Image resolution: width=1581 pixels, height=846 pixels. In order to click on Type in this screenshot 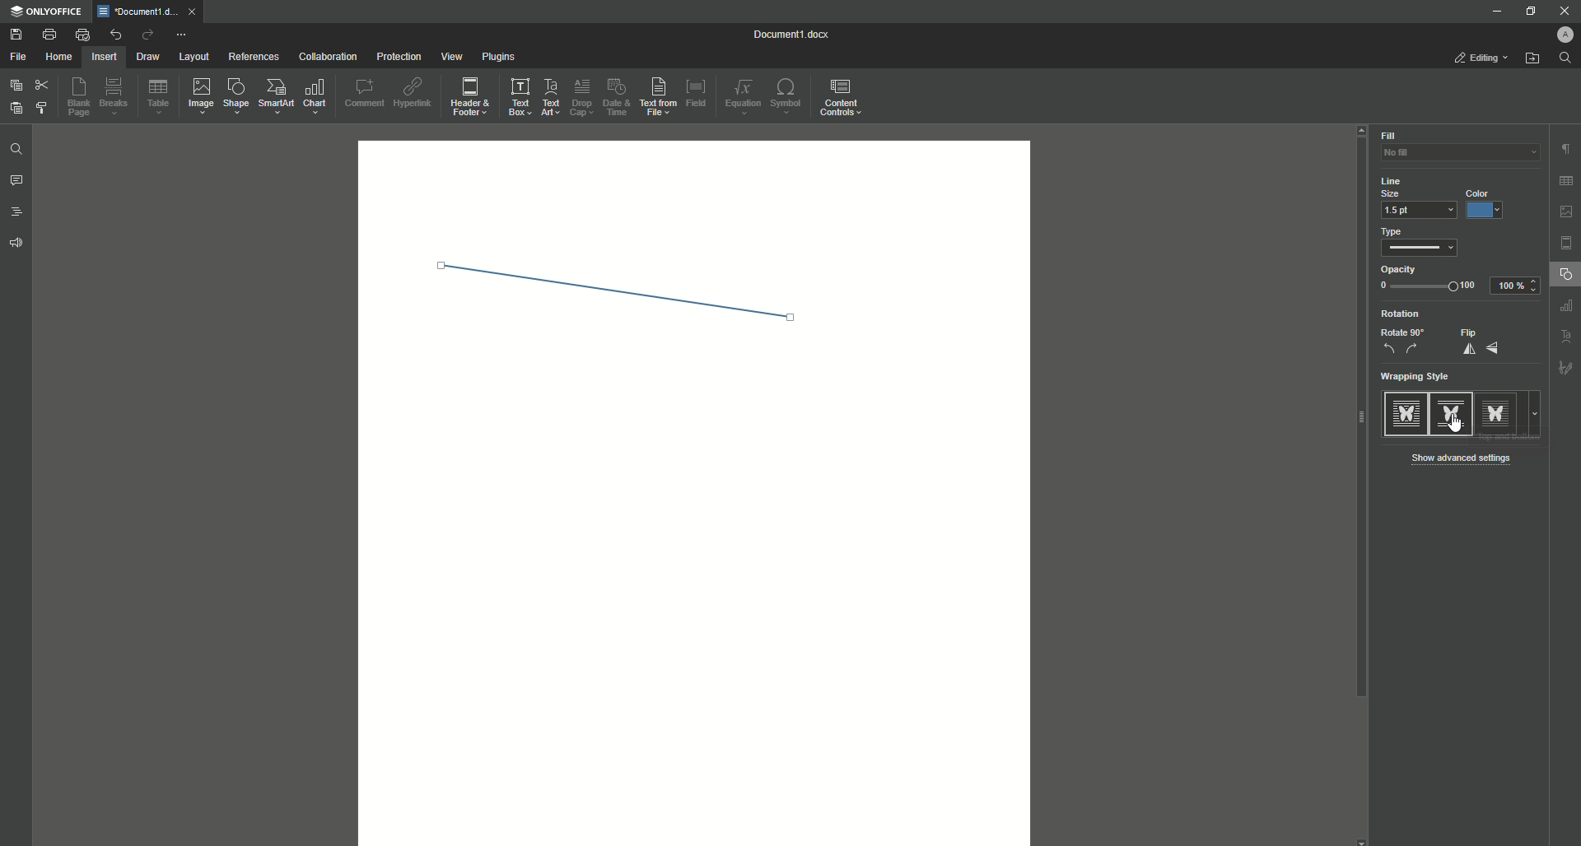, I will do `click(1419, 243)`.